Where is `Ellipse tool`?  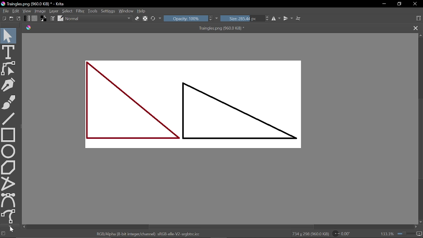
Ellipse tool is located at coordinates (9, 151).